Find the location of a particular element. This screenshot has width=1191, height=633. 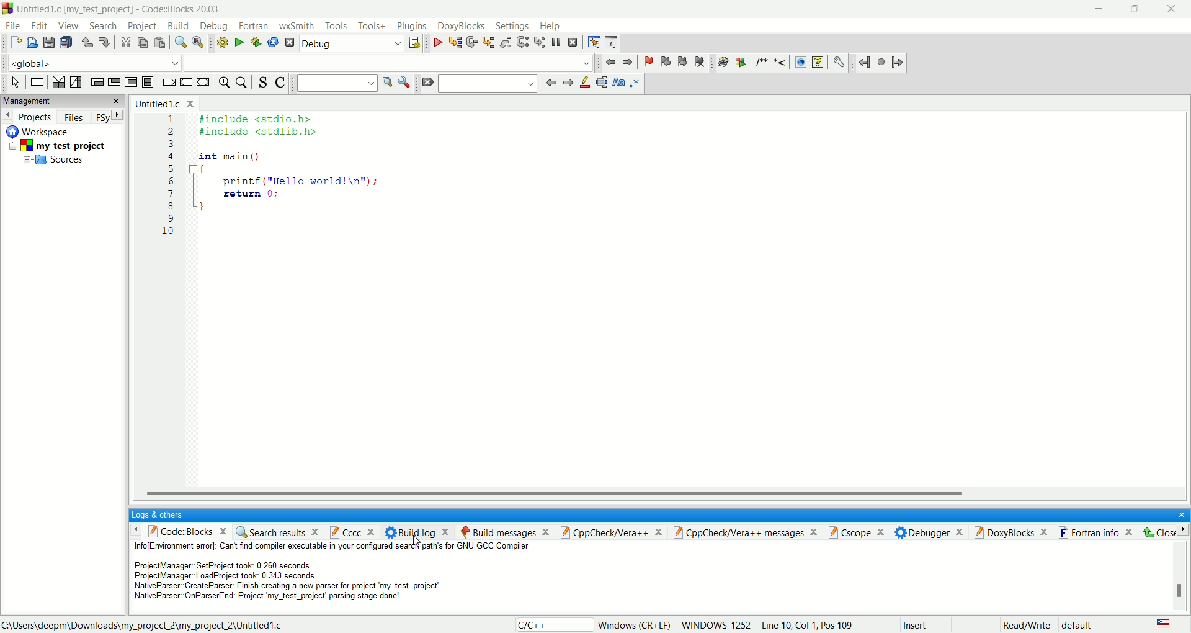

cccc is located at coordinates (355, 531).